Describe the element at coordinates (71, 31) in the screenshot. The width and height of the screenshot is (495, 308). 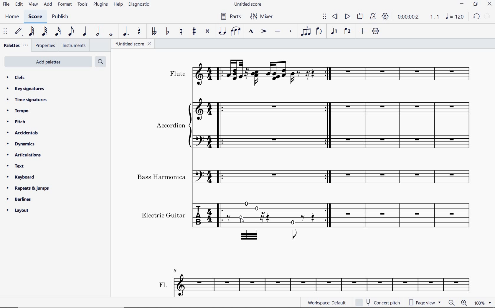
I see `eighth note` at that location.